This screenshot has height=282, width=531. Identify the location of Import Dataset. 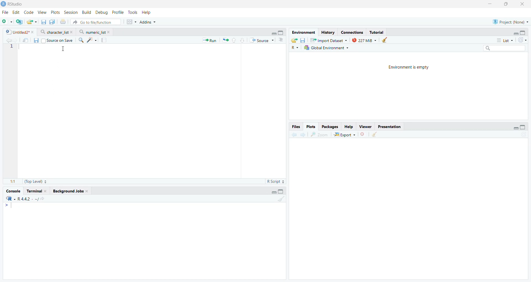
(329, 40).